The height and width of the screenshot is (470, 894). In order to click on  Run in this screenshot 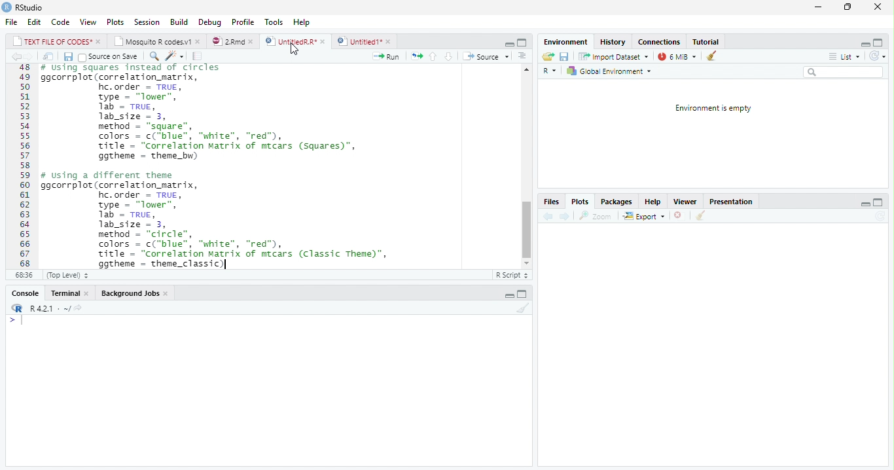, I will do `click(386, 57)`.